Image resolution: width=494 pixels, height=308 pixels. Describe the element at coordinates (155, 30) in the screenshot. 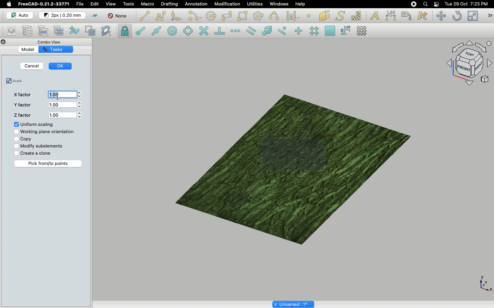

I see `Snap midpoint` at that location.